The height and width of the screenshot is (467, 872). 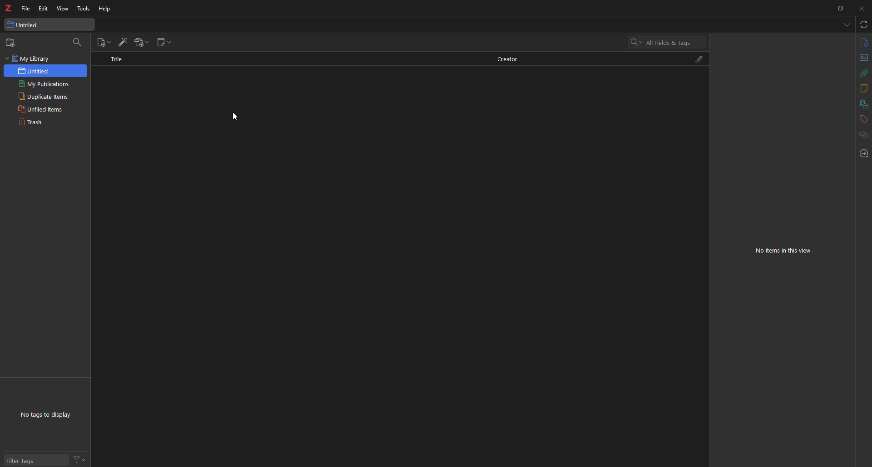 I want to click on 2 items in this view, so click(x=788, y=251).